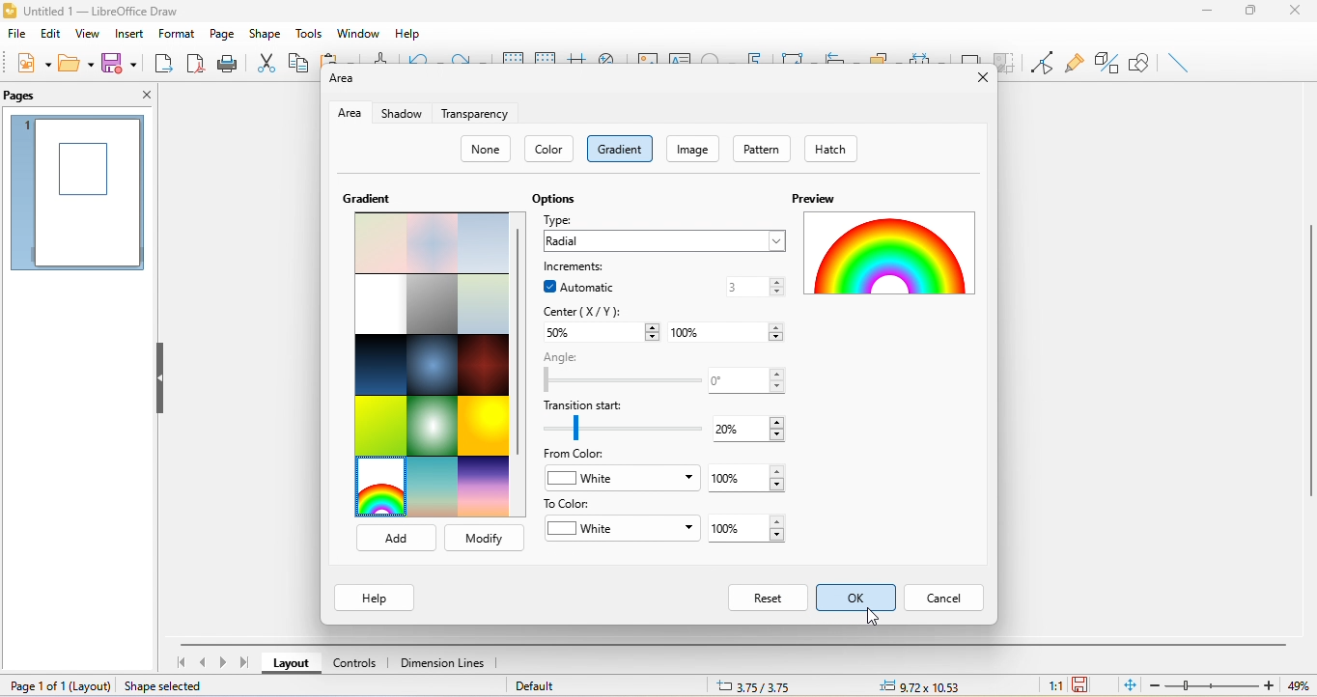 The height and width of the screenshot is (697, 1317). What do you see at coordinates (486, 146) in the screenshot?
I see `none` at bounding box center [486, 146].